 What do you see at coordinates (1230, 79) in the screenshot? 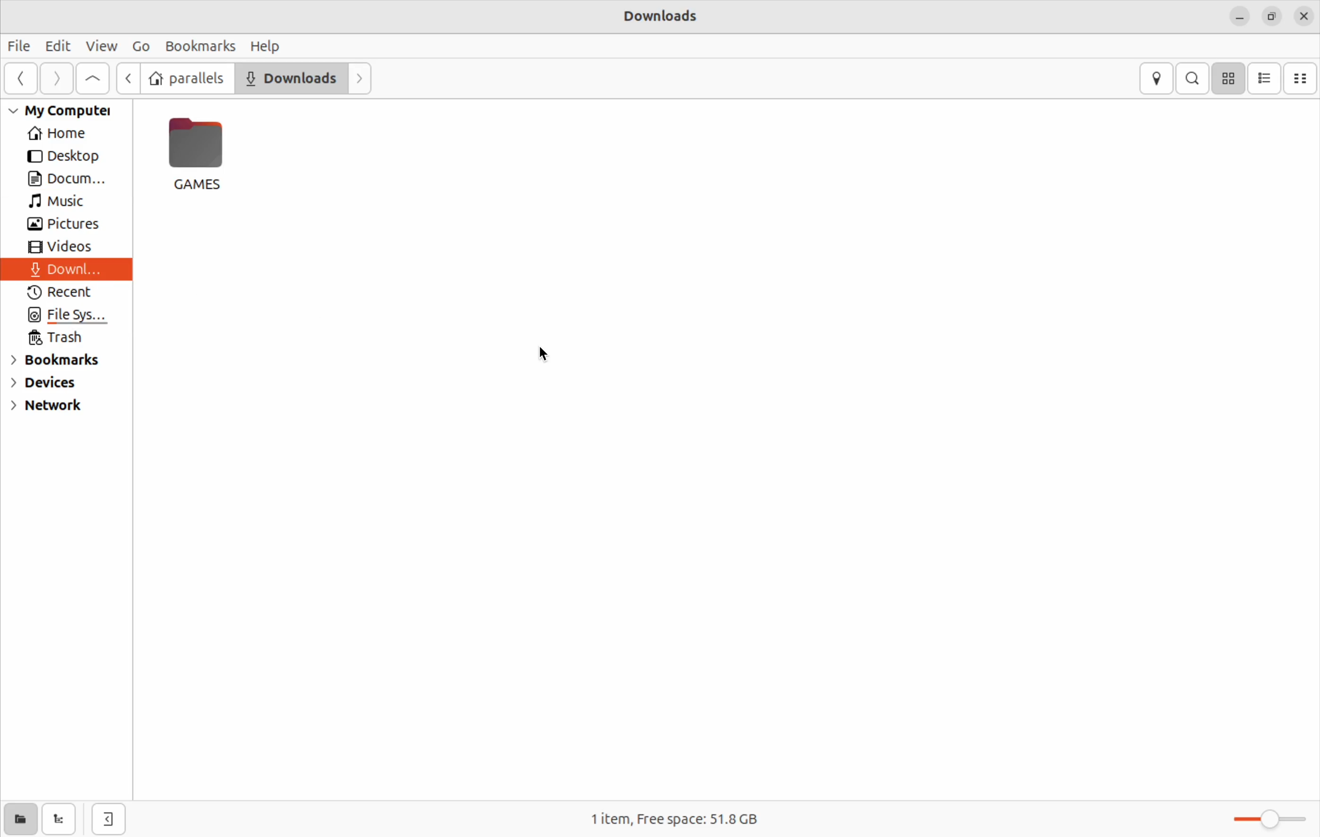
I see `icon view` at bounding box center [1230, 79].